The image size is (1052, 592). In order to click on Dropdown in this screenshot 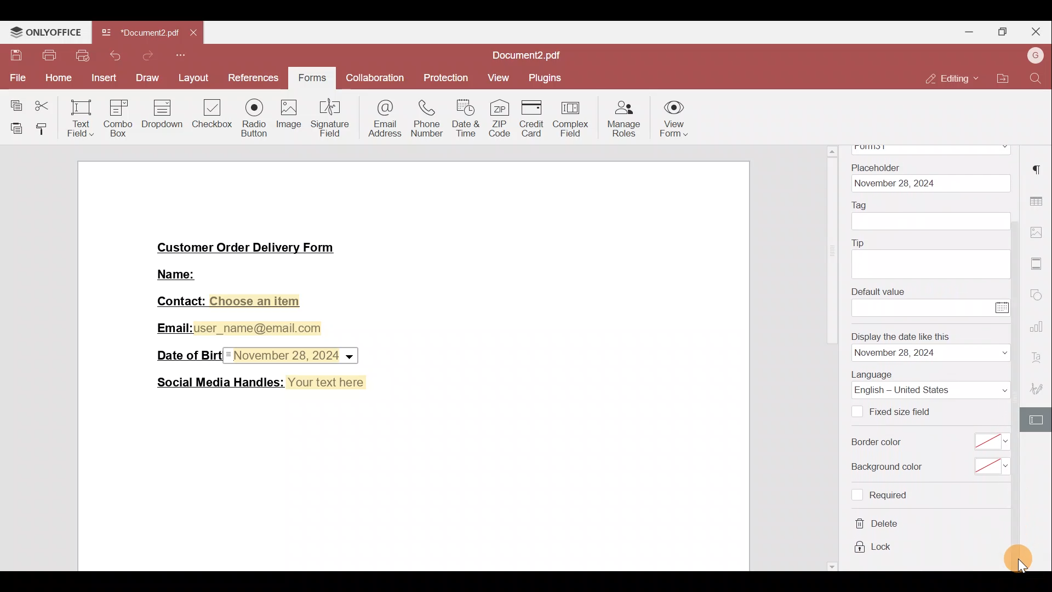, I will do `click(163, 116)`.